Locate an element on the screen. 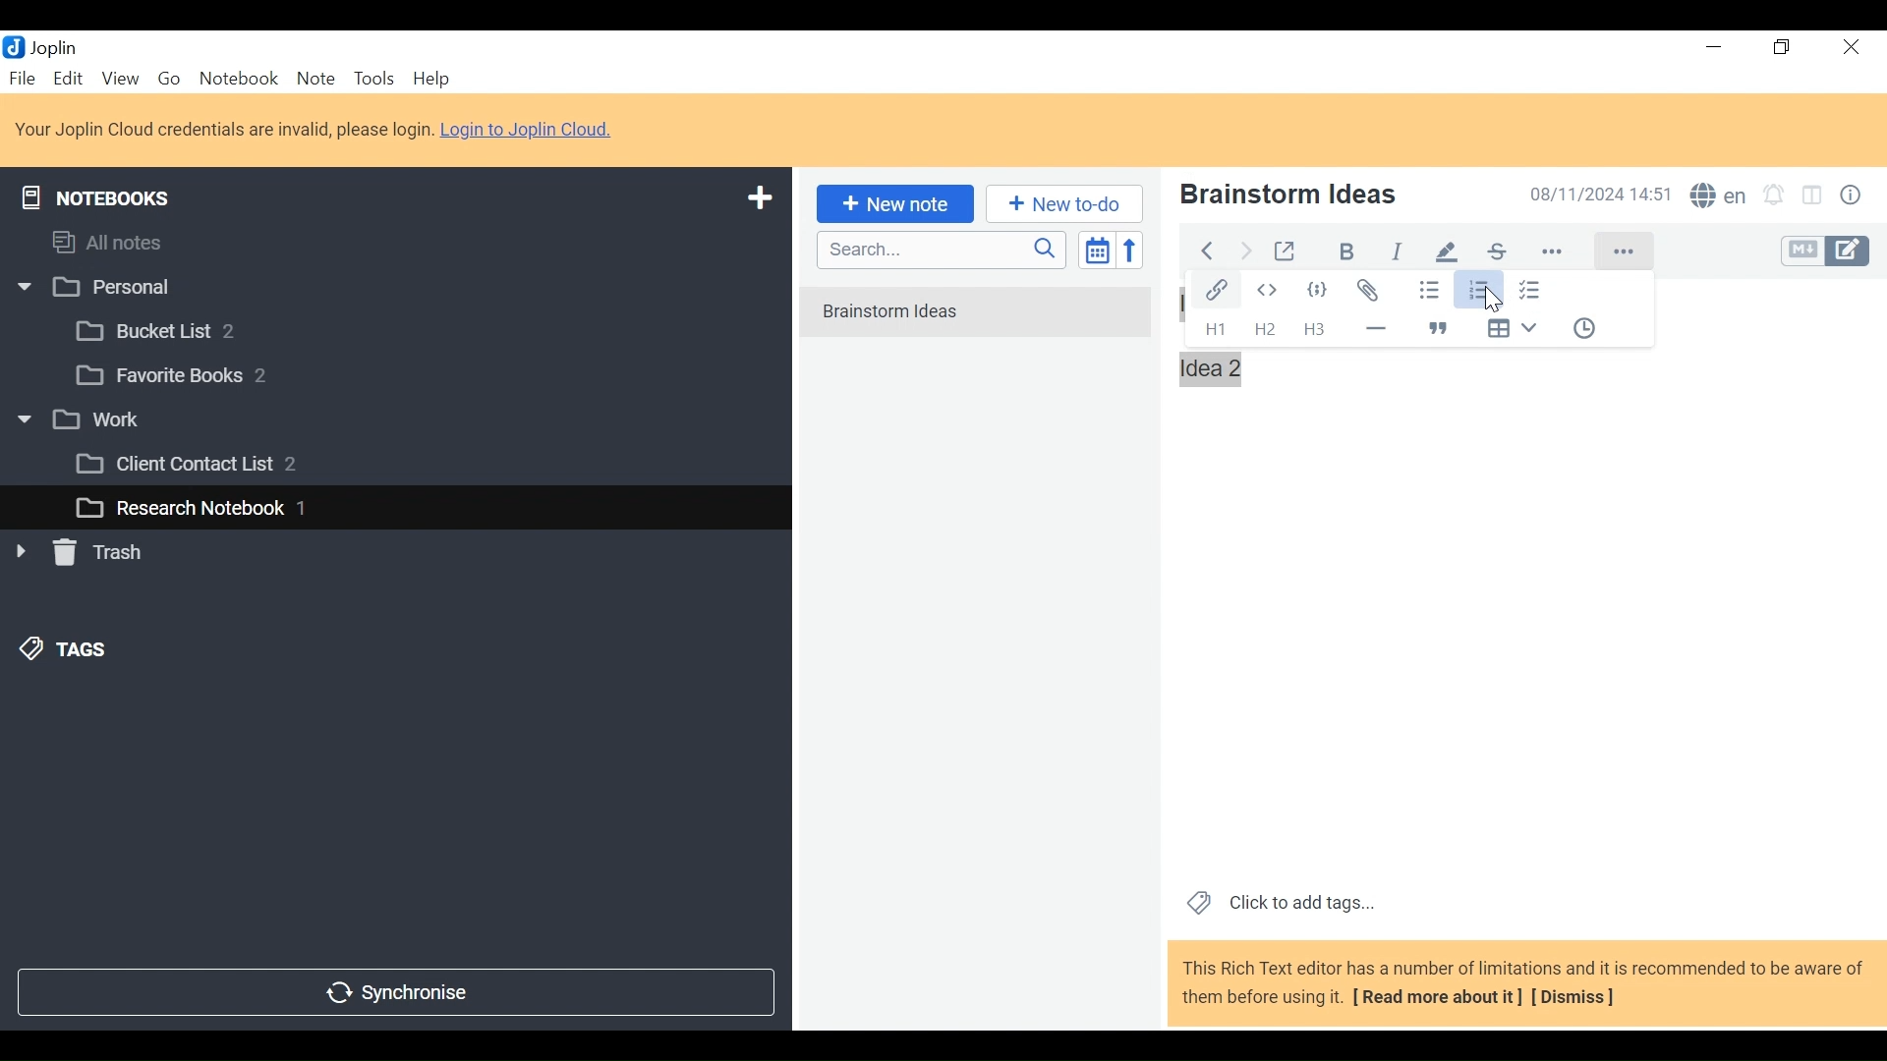  [3 Client Contact List 2 is located at coordinates (215, 469).